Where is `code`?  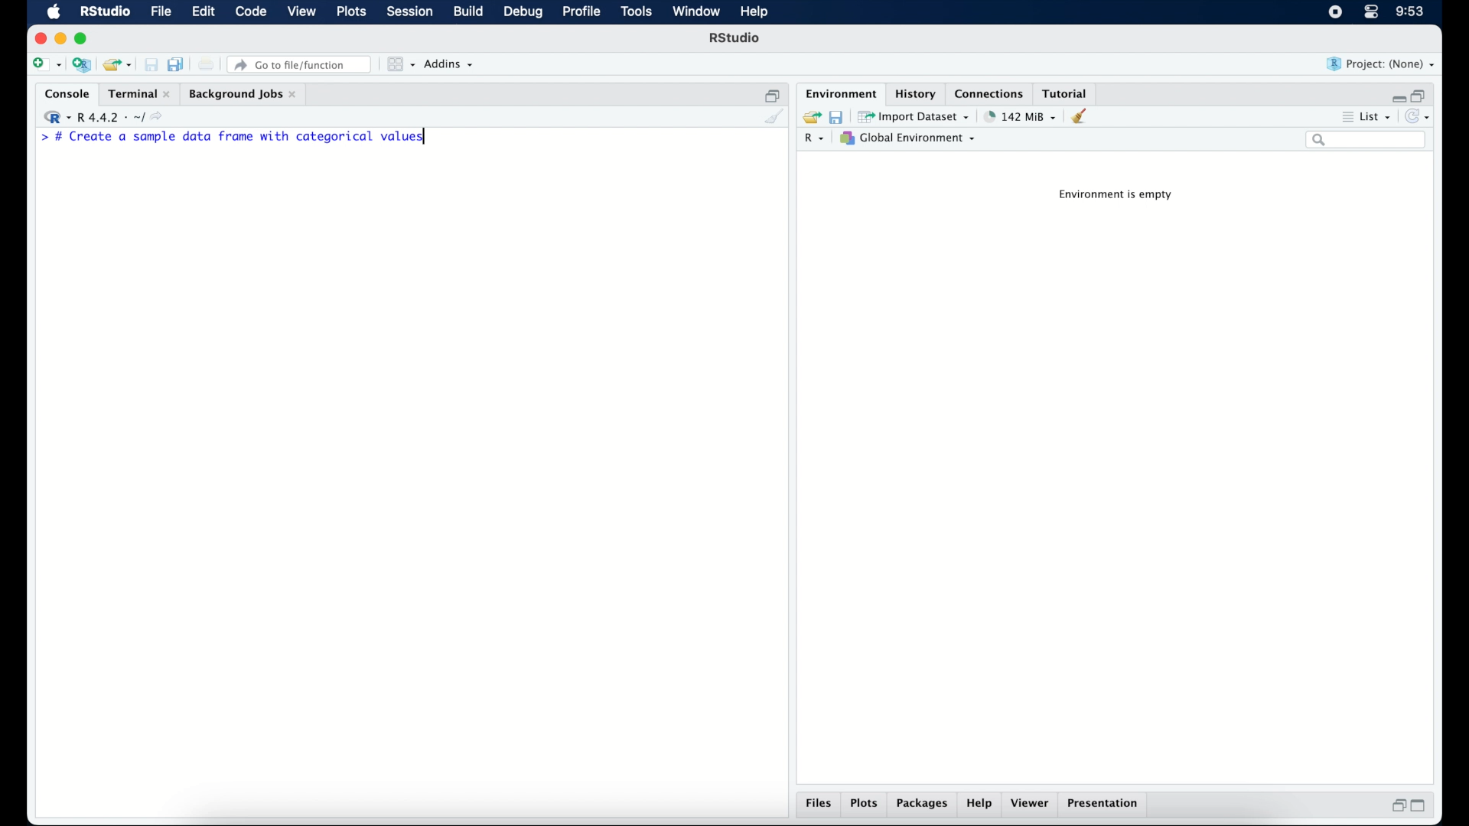
code is located at coordinates (251, 12).